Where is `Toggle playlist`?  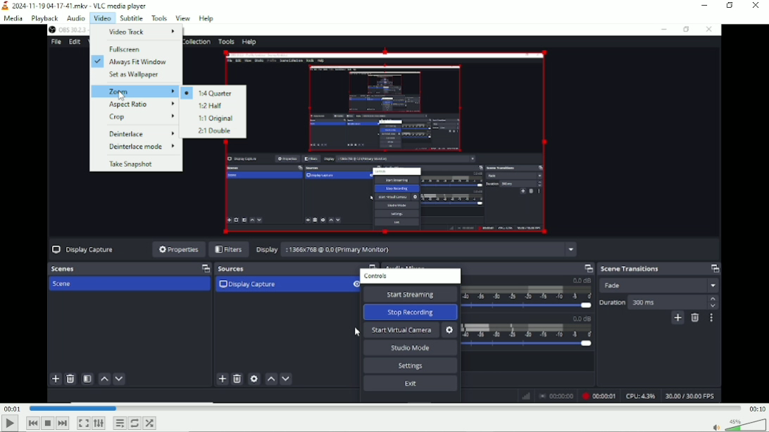 Toggle playlist is located at coordinates (120, 423).